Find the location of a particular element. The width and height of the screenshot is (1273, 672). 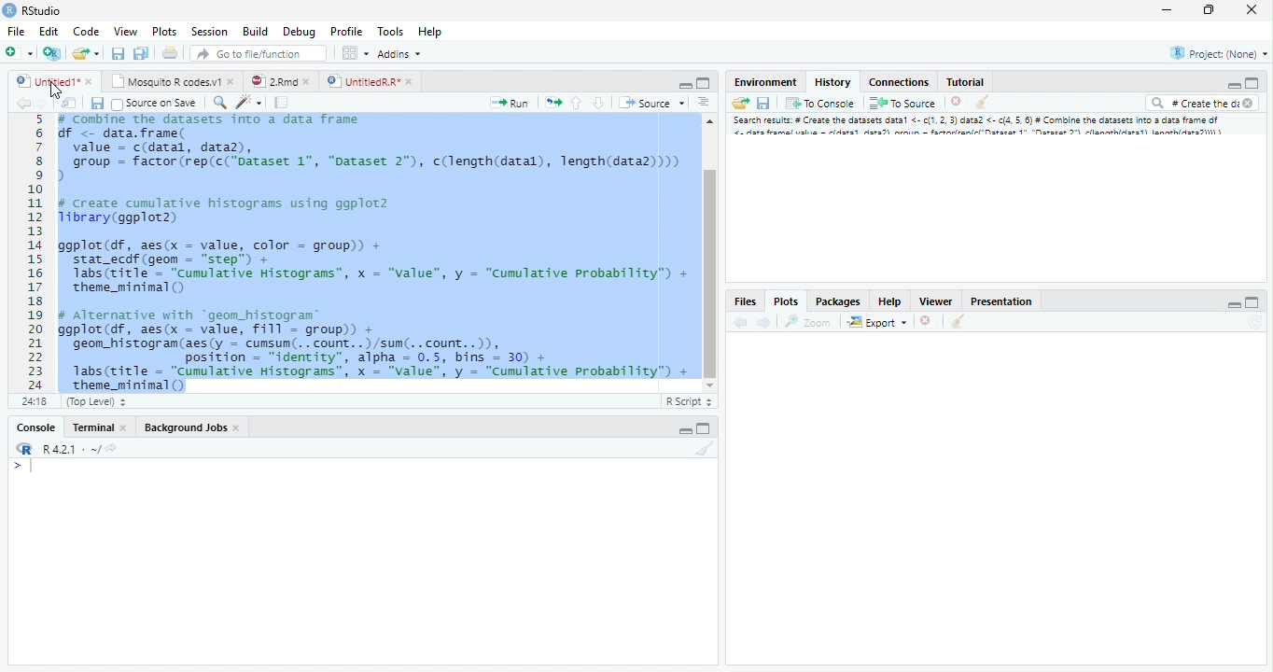

Untitled is located at coordinates (57, 79).